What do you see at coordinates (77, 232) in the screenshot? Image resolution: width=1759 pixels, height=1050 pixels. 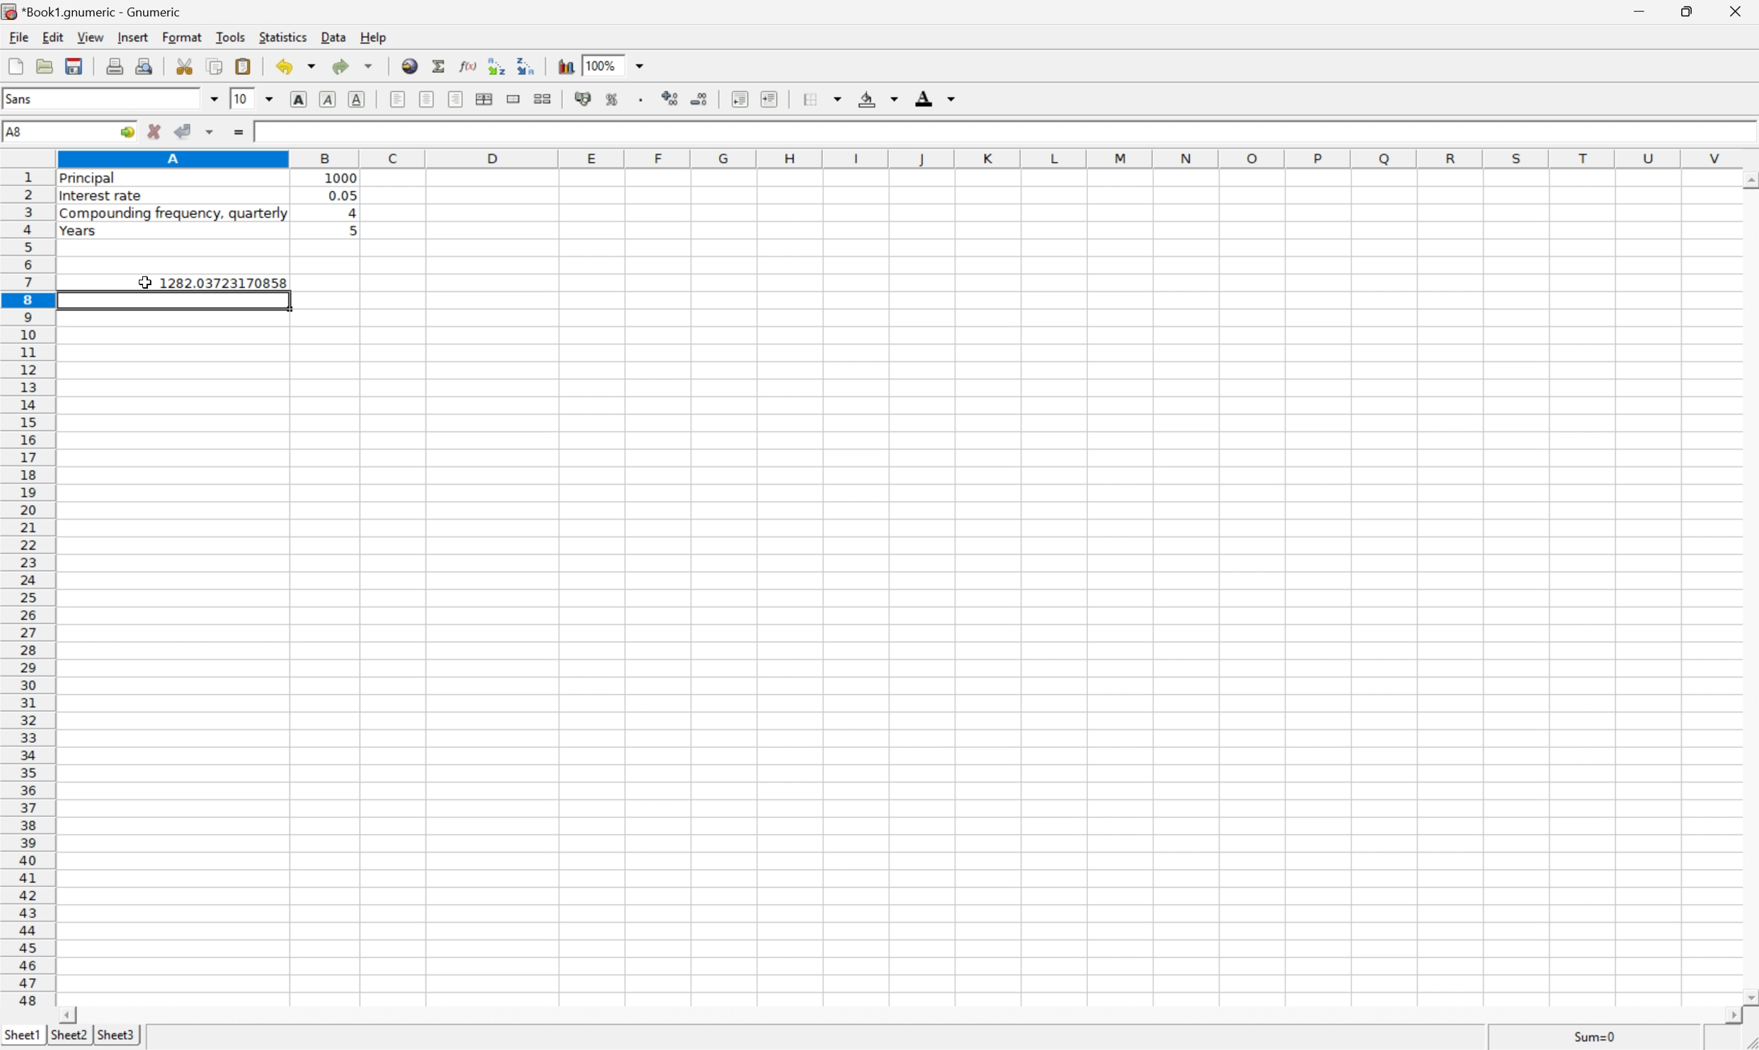 I see `years` at bounding box center [77, 232].